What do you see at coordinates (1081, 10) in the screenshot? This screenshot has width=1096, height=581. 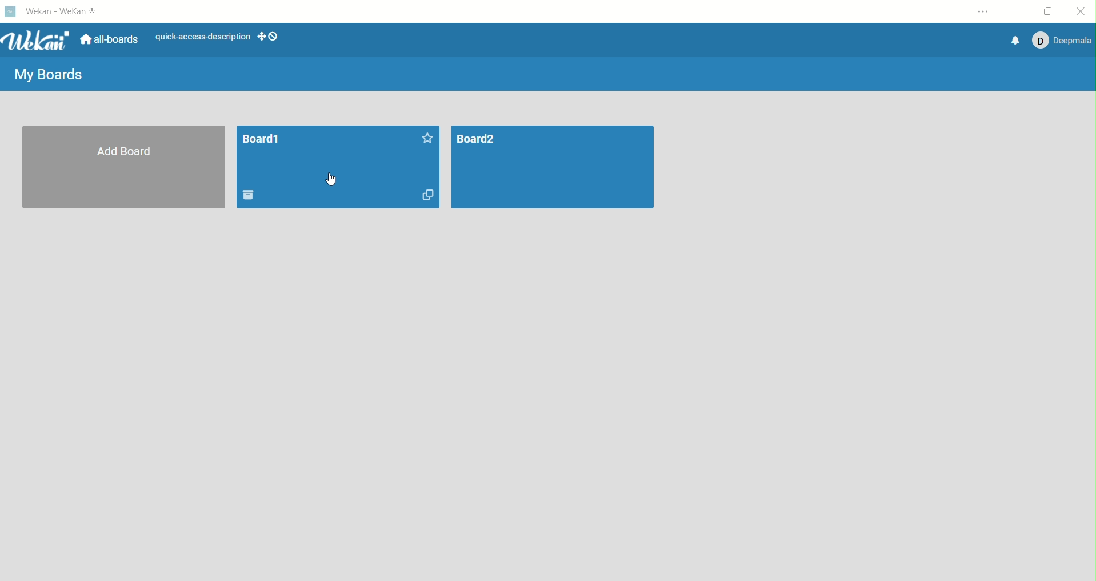 I see `close` at bounding box center [1081, 10].